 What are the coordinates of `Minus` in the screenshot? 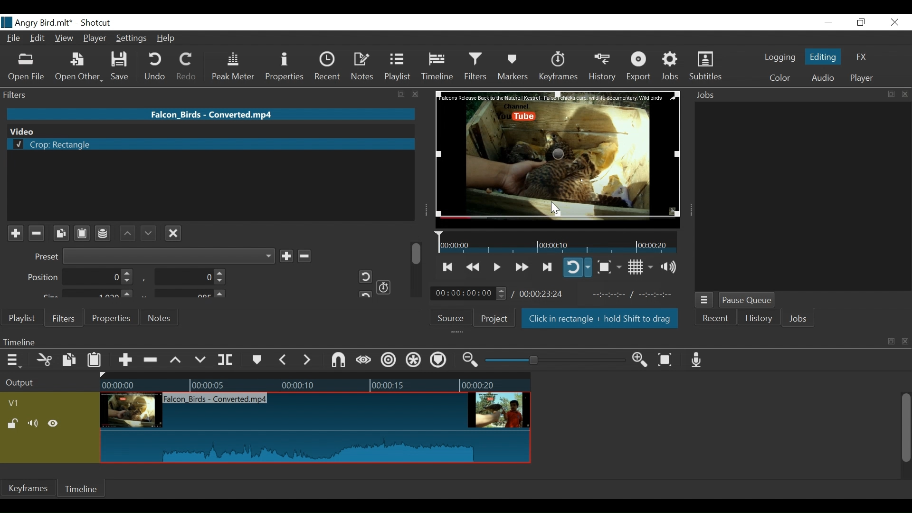 It's located at (36, 233).